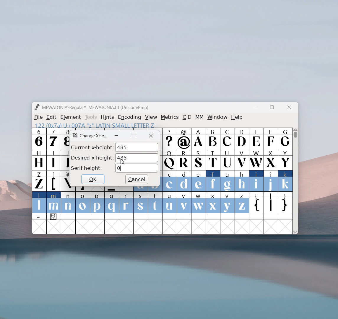 The width and height of the screenshot is (338, 319). Describe the element at coordinates (123, 162) in the screenshot. I see `Cursor` at that location.